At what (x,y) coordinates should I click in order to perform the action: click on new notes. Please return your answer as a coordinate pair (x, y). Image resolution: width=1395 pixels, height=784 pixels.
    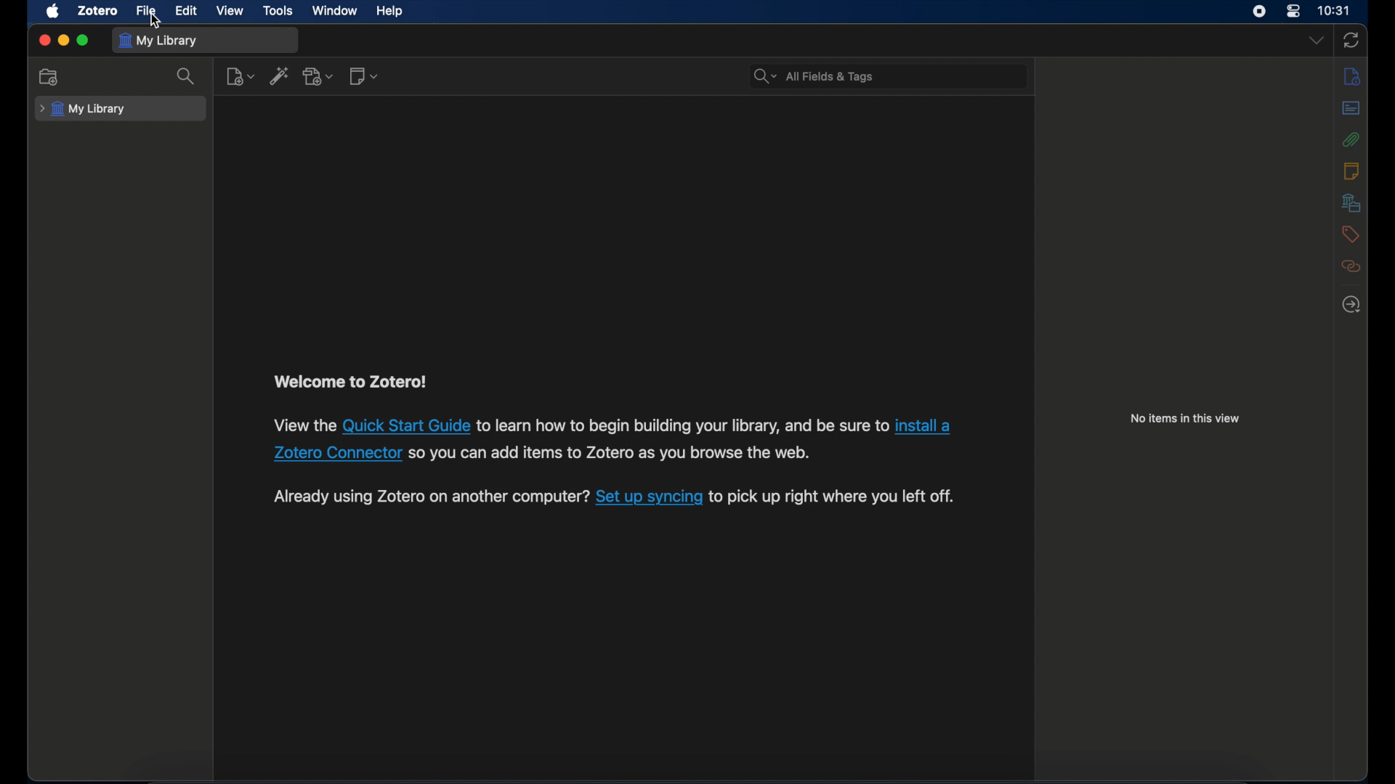
    Looking at the image, I should click on (363, 75).